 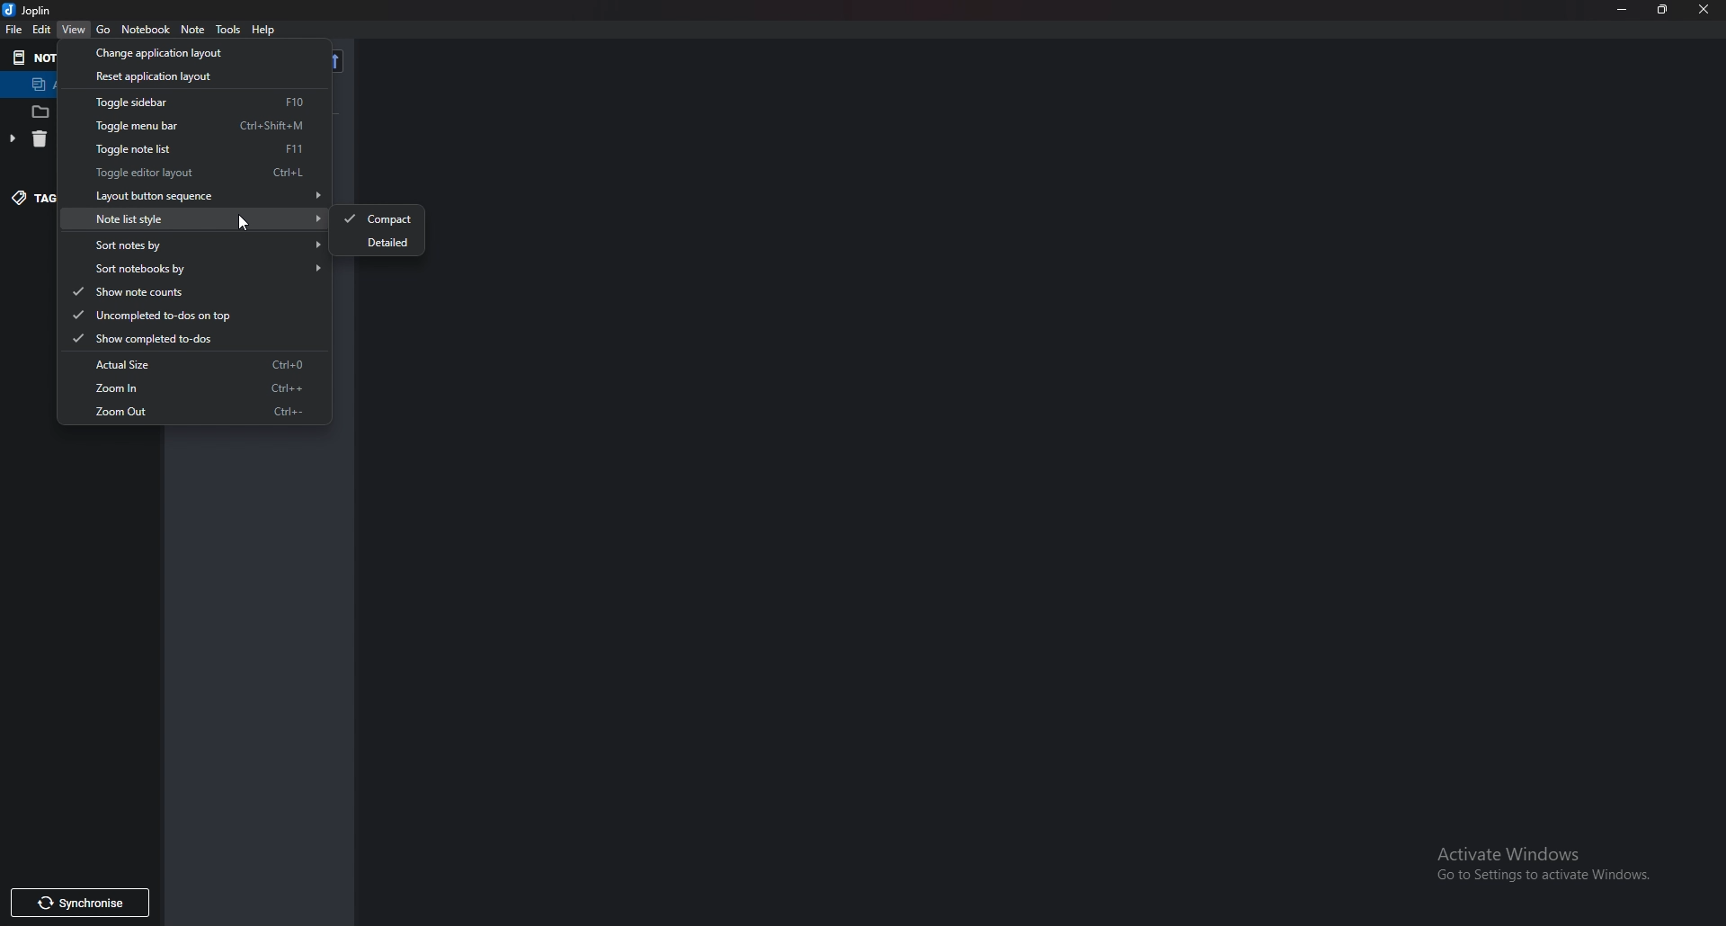 What do you see at coordinates (196, 30) in the screenshot?
I see `note` at bounding box center [196, 30].